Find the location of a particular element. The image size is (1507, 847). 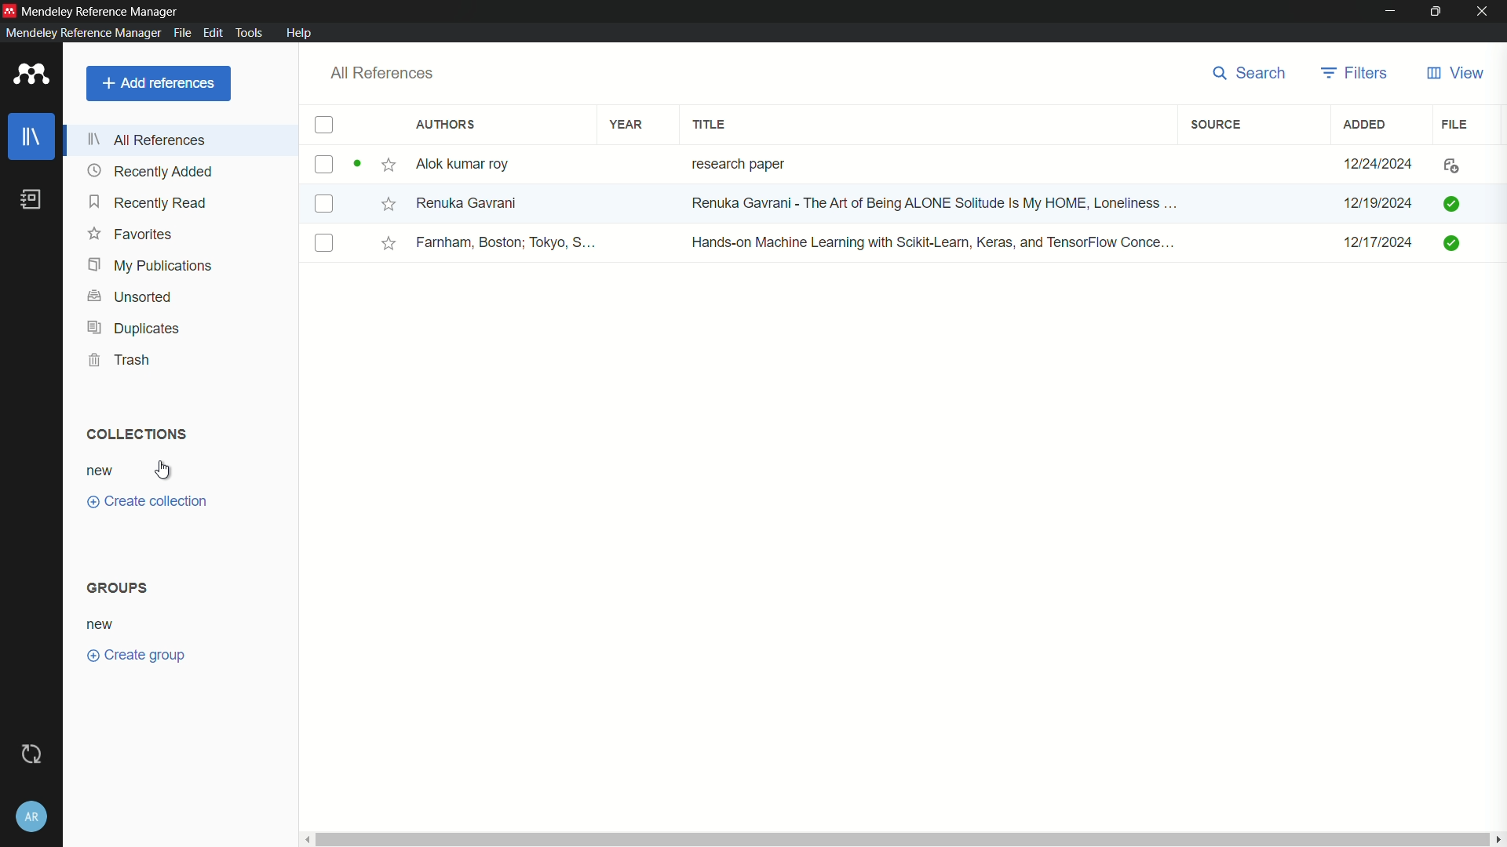

create group is located at coordinates (137, 656).